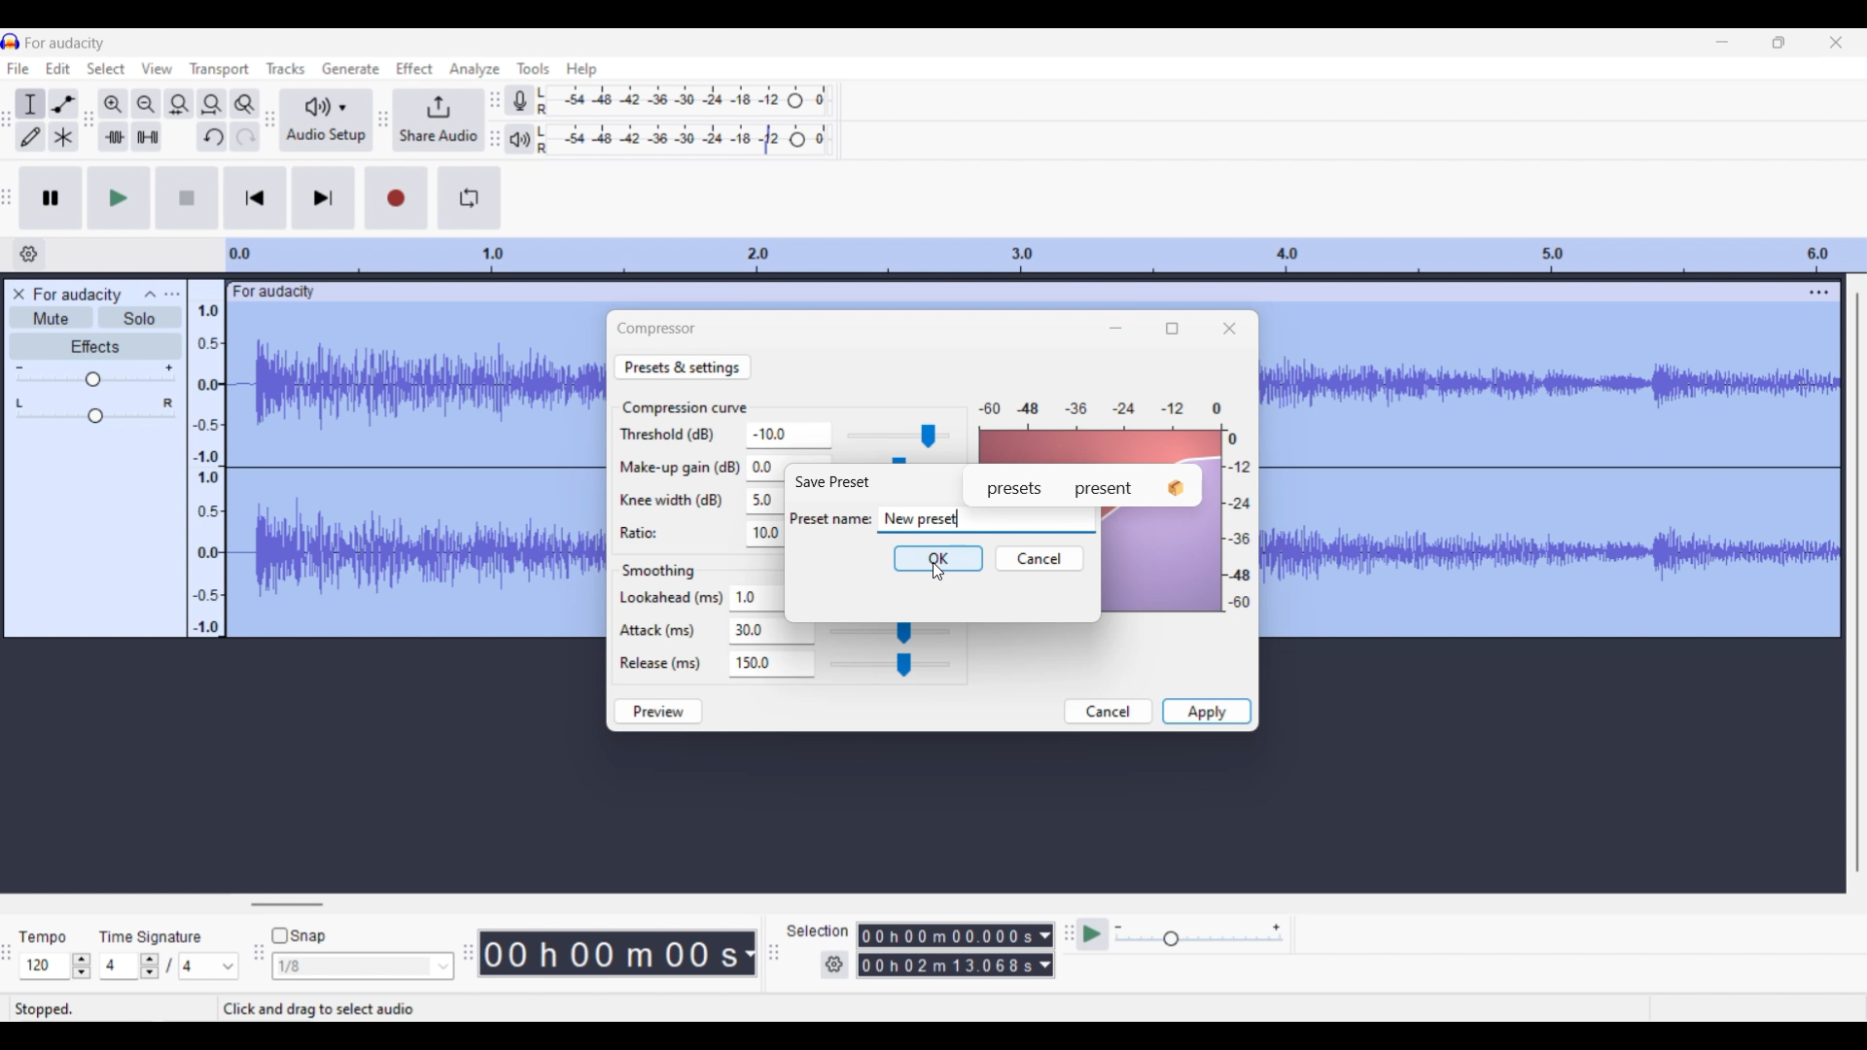 The width and height of the screenshot is (1867, 1050). I want to click on Text box for attack, so click(758, 631).